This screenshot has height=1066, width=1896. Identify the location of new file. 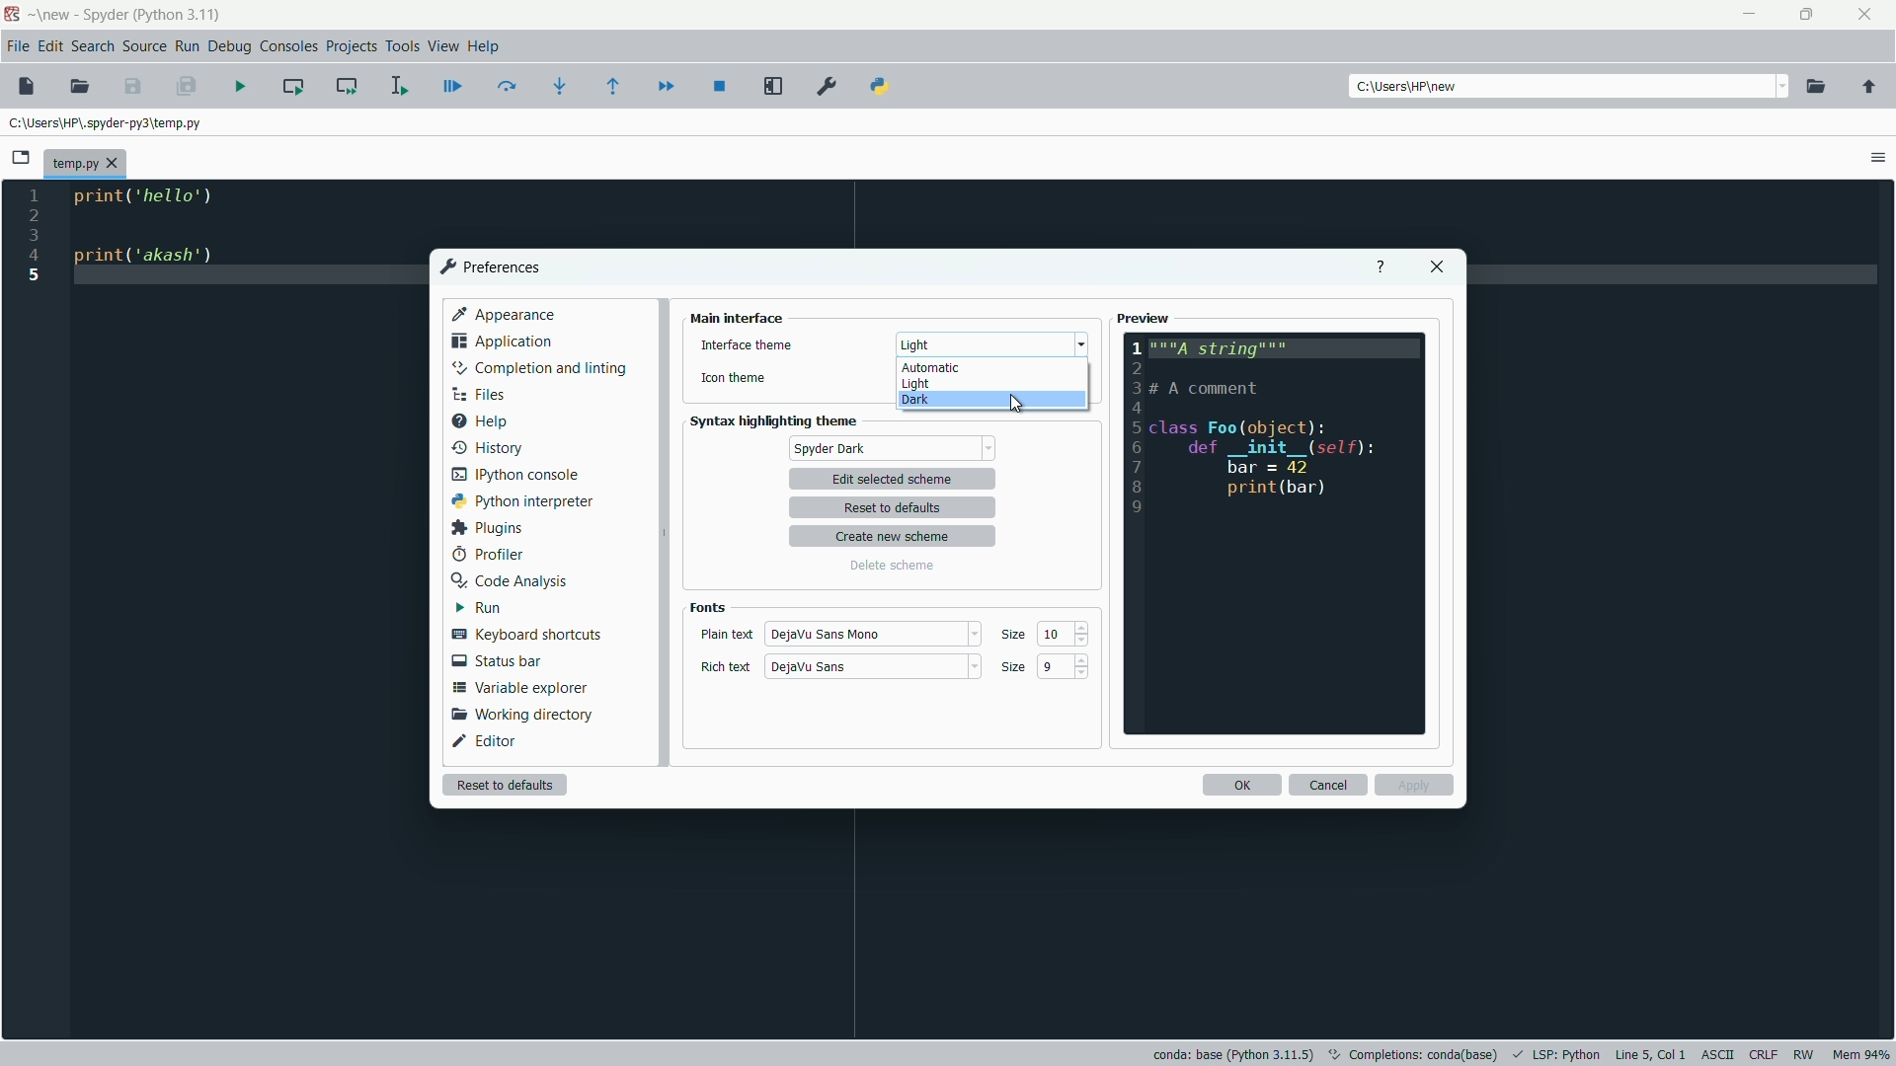
(27, 86).